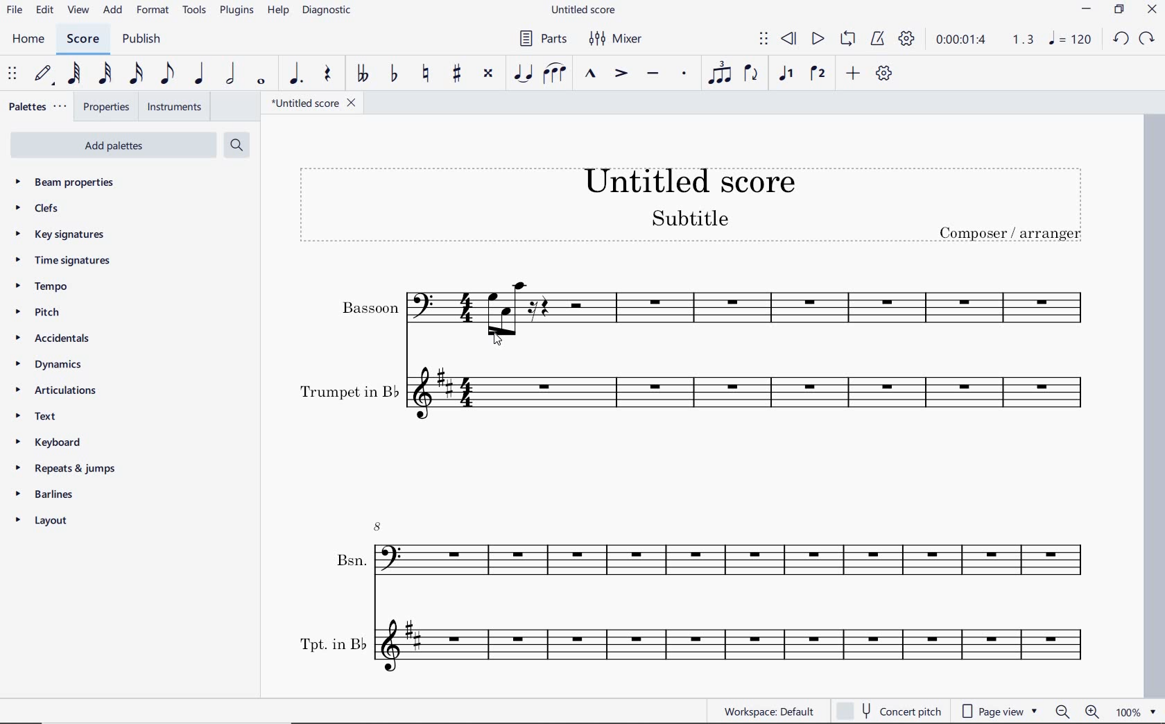 The height and width of the screenshot is (724, 1165). Describe the element at coordinates (40, 312) in the screenshot. I see `pitch` at that location.